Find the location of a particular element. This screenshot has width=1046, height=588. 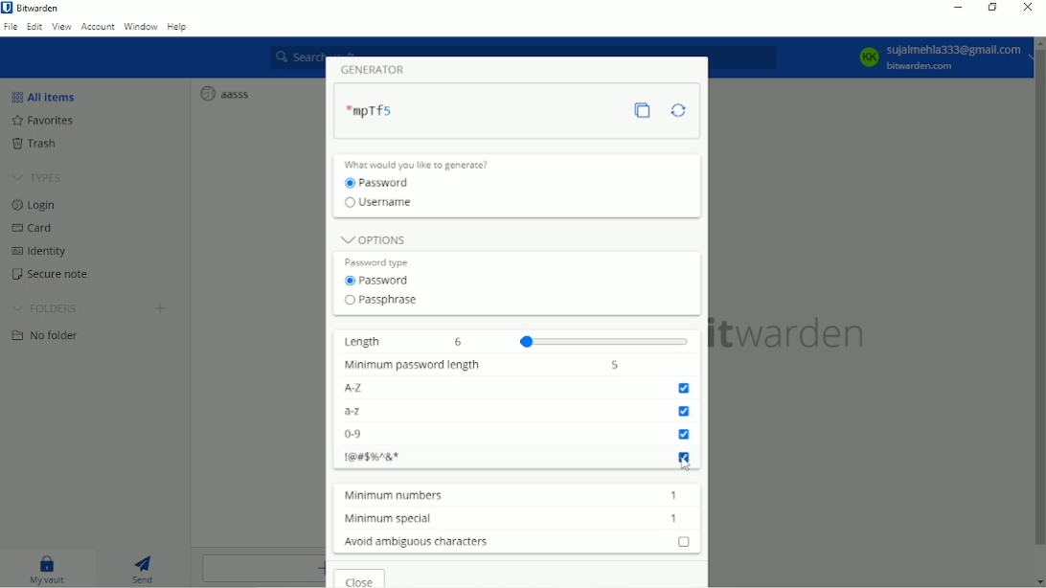

a-z is located at coordinates (368, 412).